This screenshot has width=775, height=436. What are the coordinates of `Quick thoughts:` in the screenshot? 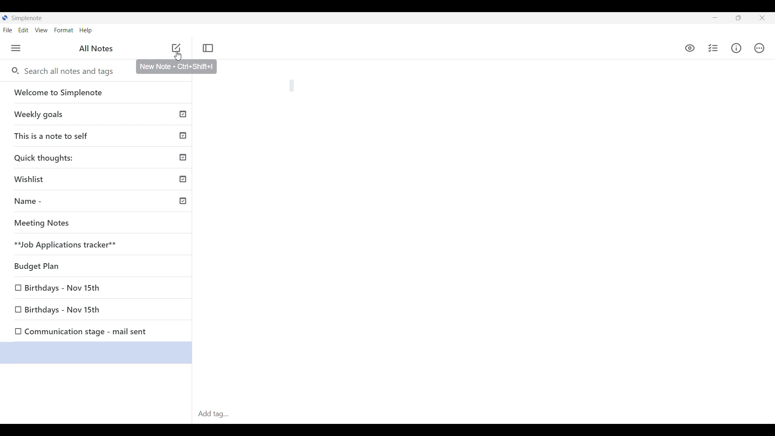 It's located at (99, 159).